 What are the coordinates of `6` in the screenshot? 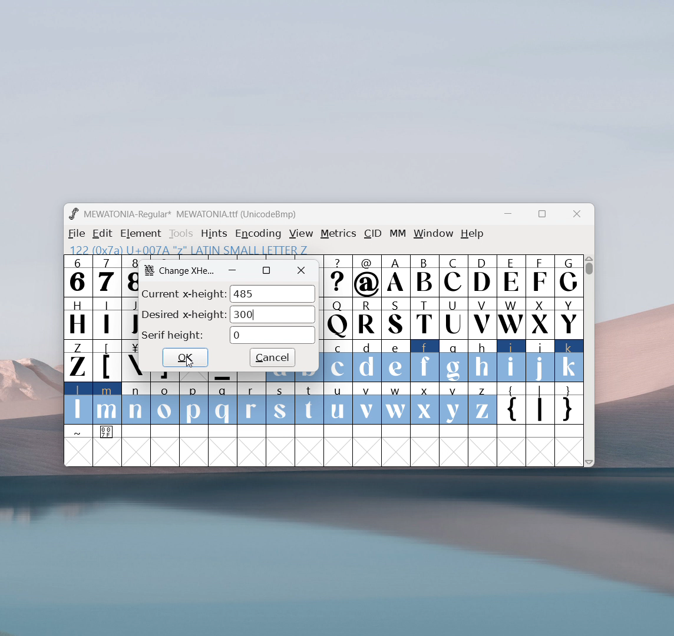 It's located at (78, 276).